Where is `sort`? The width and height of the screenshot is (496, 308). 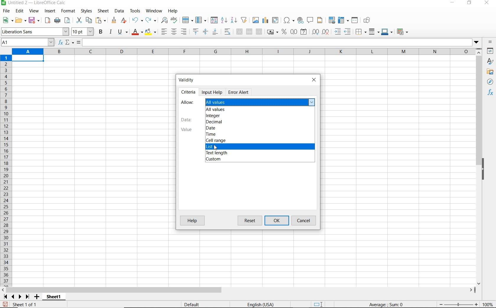 sort is located at coordinates (214, 21).